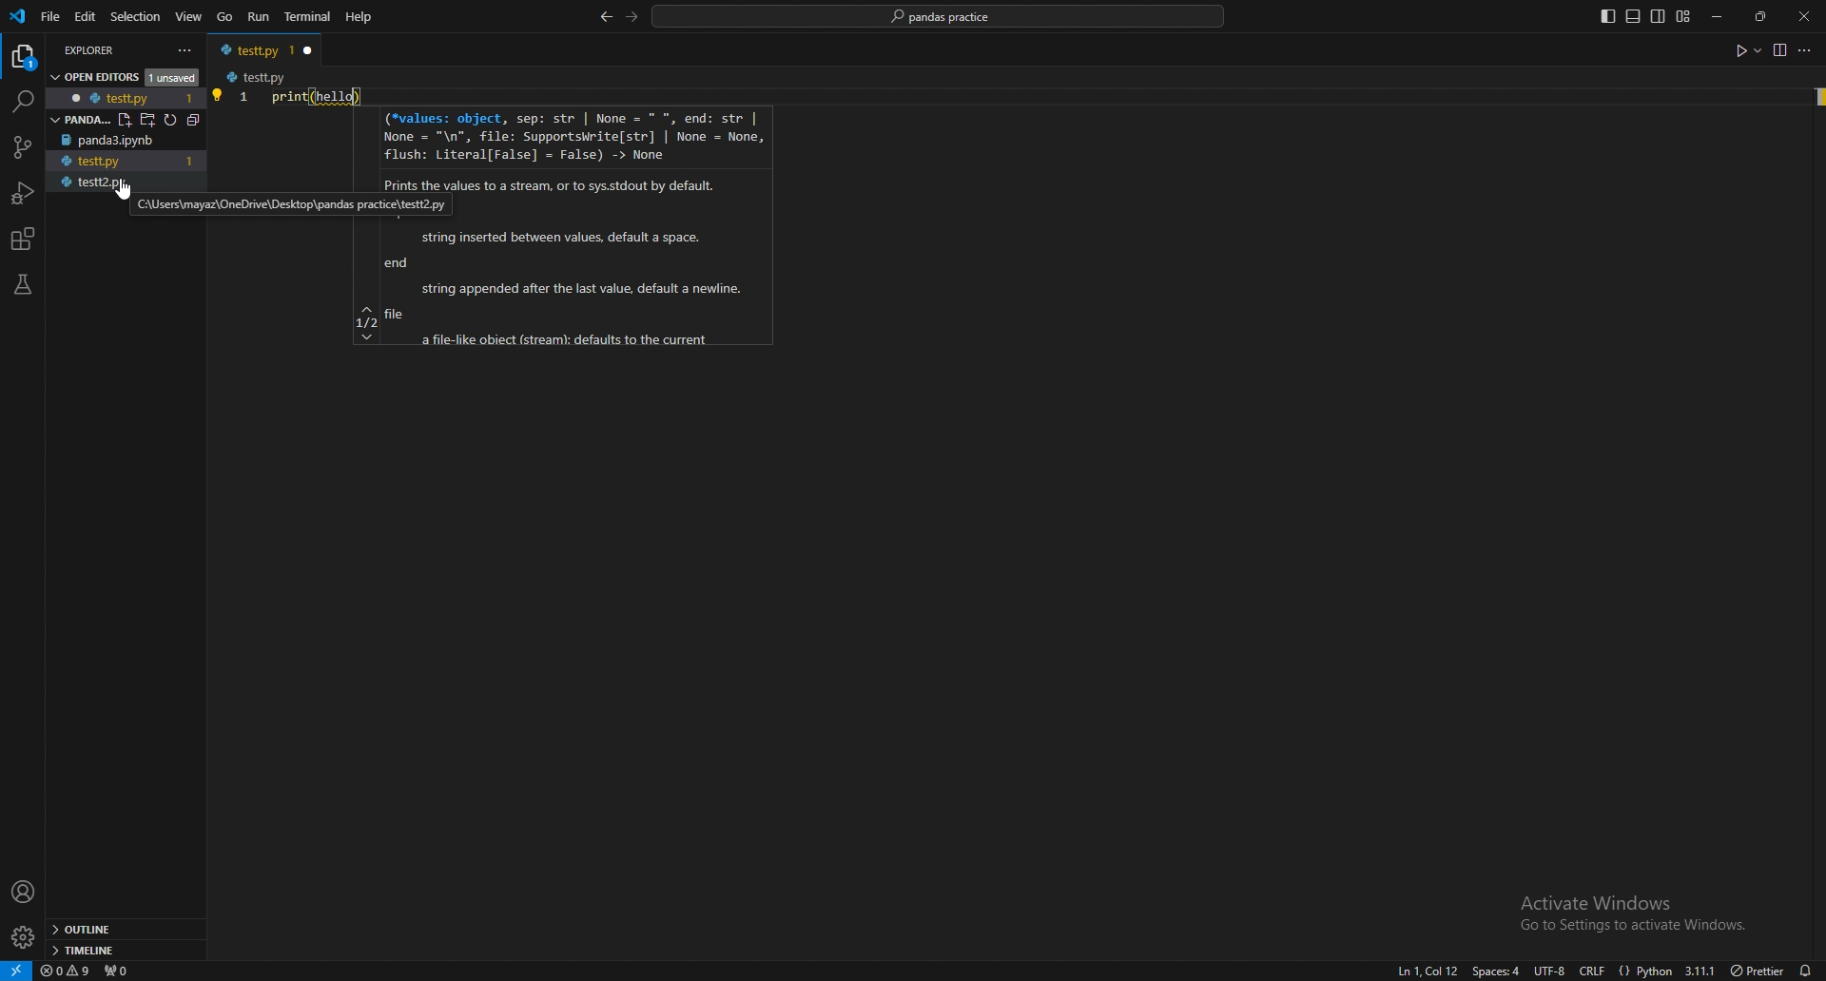 The width and height of the screenshot is (1826, 981). What do you see at coordinates (1594, 970) in the screenshot?
I see `crlf` at bounding box center [1594, 970].